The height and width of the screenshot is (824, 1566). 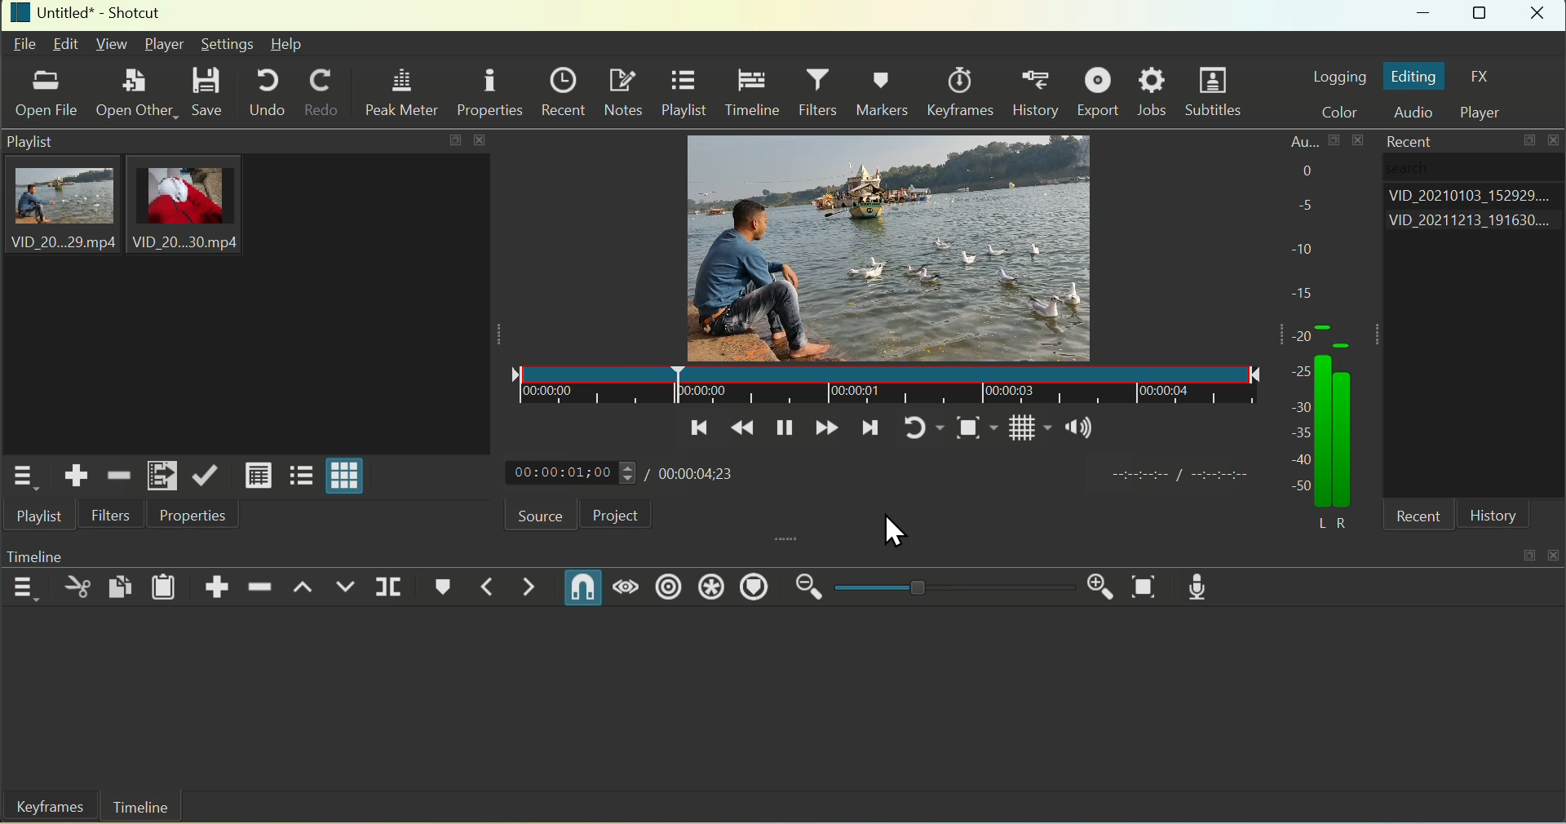 What do you see at coordinates (347, 589) in the screenshot?
I see `Overwrite` at bounding box center [347, 589].